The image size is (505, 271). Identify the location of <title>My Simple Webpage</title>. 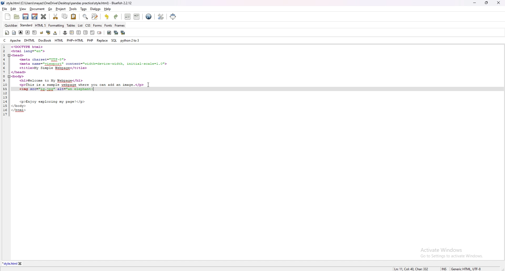
(54, 68).